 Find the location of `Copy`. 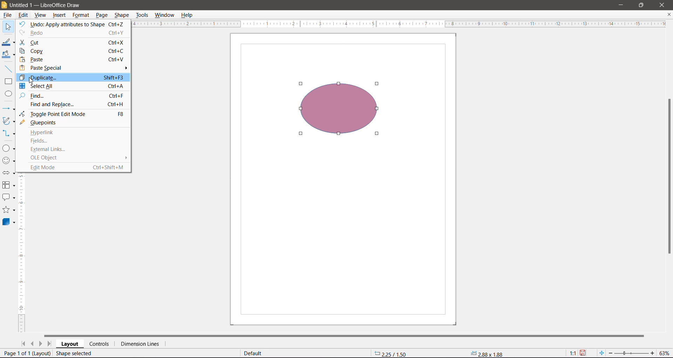

Copy is located at coordinates (72, 51).